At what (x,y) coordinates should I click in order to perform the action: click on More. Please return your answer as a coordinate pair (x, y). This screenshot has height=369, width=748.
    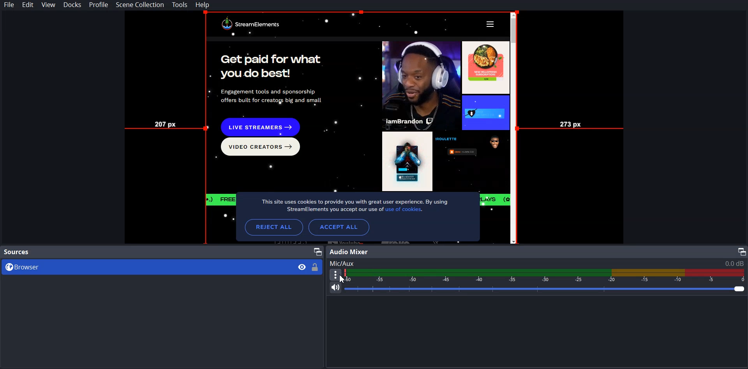
    Looking at the image, I should click on (335, 275).